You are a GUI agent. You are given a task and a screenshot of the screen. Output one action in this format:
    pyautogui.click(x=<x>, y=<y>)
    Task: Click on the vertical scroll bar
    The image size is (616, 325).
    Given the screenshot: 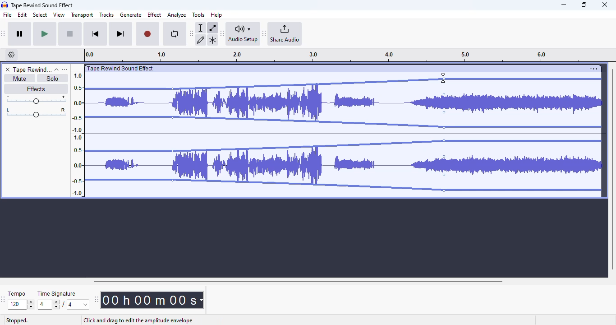 What is the action you would take?
    pyautogui.click(x=612, y=168)
    